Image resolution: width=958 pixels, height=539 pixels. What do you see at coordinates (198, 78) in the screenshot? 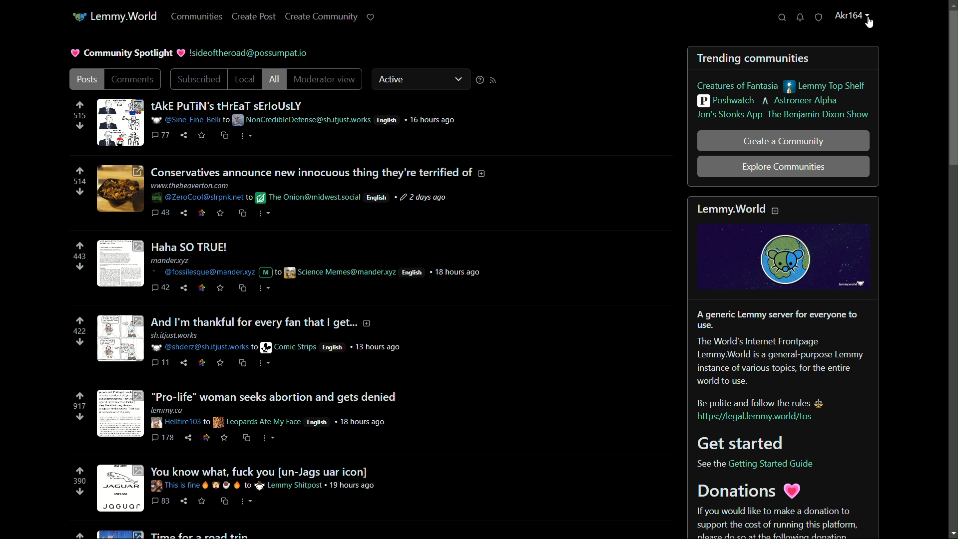
I see `subscribed` at bounding box center [198, 78].